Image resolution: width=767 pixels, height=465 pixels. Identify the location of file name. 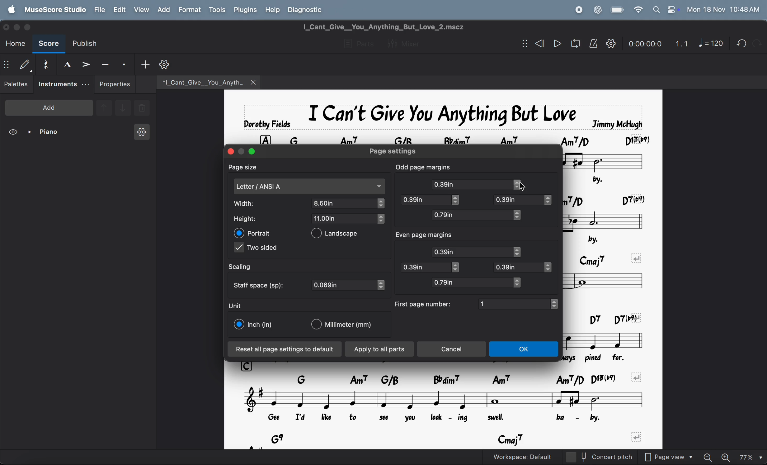
(199, 81).